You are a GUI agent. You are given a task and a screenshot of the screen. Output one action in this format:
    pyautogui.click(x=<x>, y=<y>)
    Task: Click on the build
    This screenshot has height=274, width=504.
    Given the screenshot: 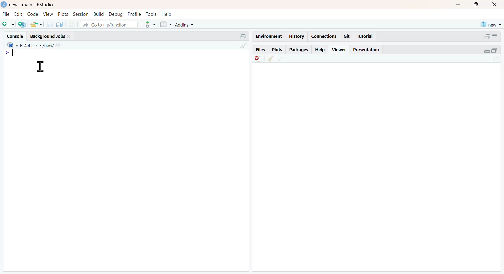 What is the action you would take?
    pyautogui.click(x=99, y=14)
    